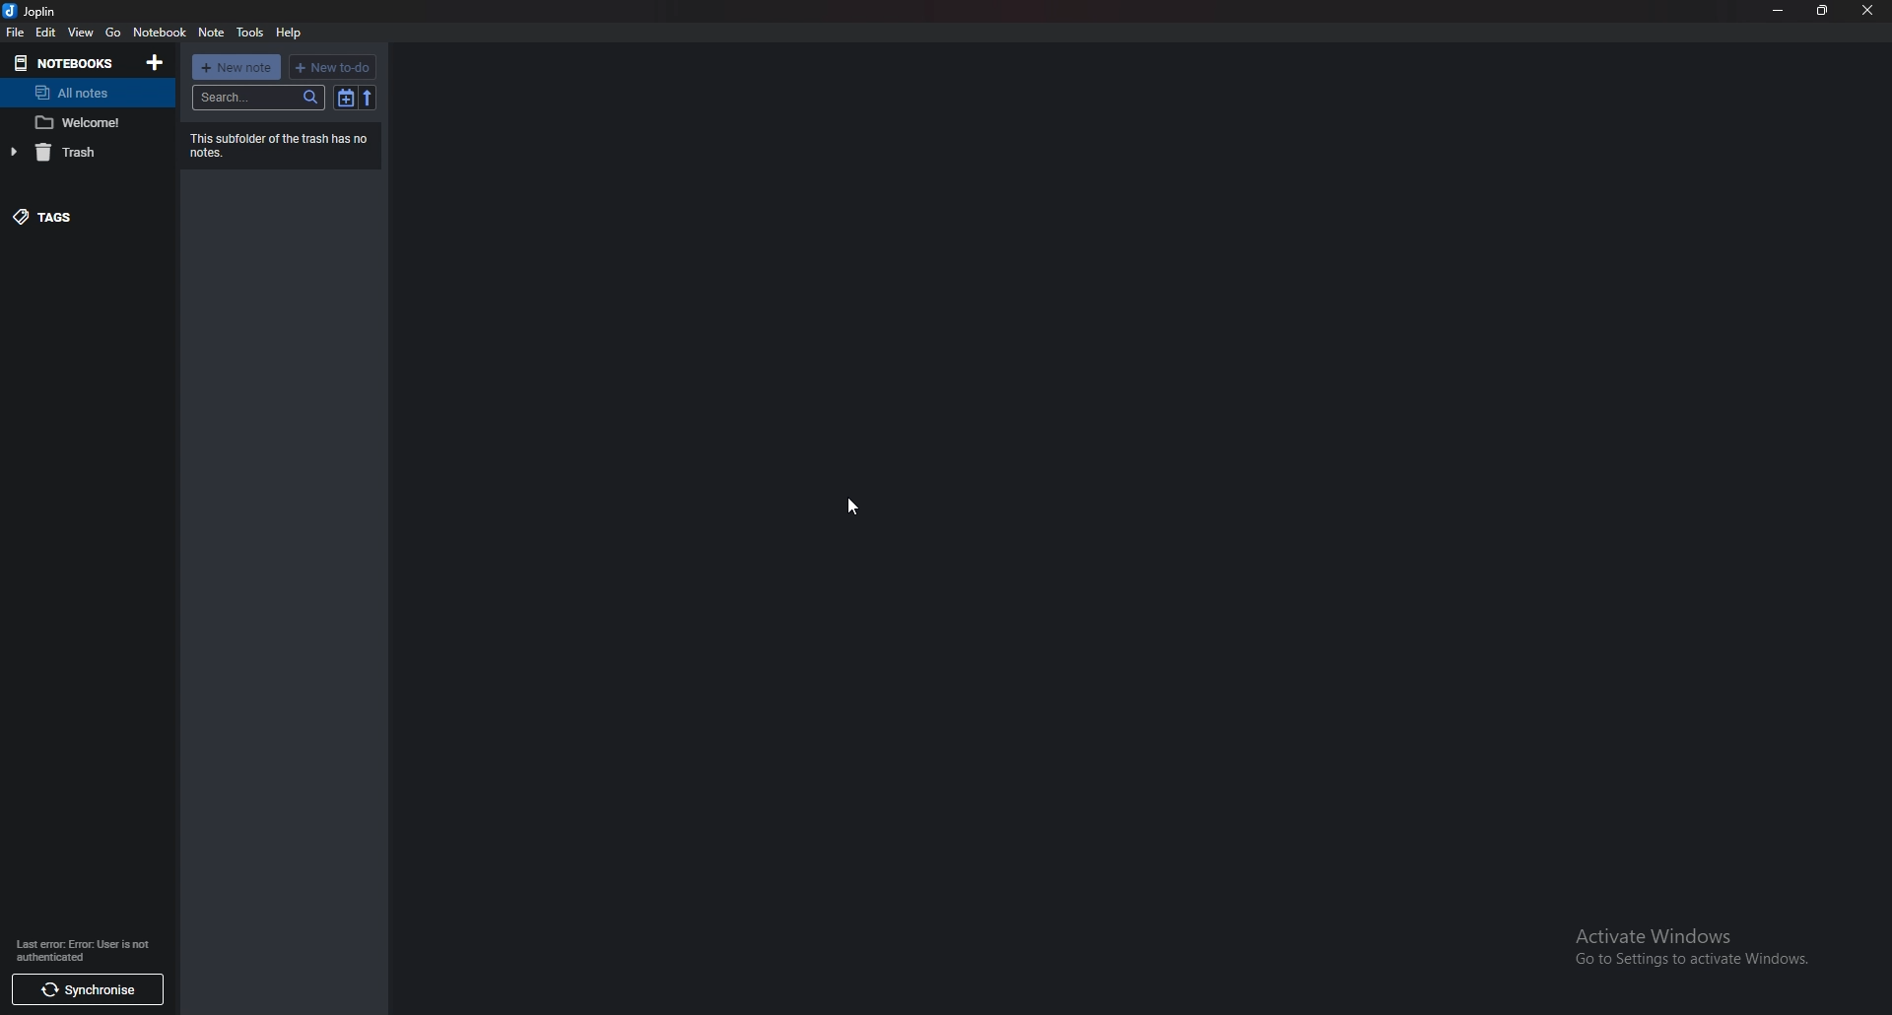 Image resolution: width=1892 pixels, height=1015 pixels. I want to click on Tools, so click(248, 33).